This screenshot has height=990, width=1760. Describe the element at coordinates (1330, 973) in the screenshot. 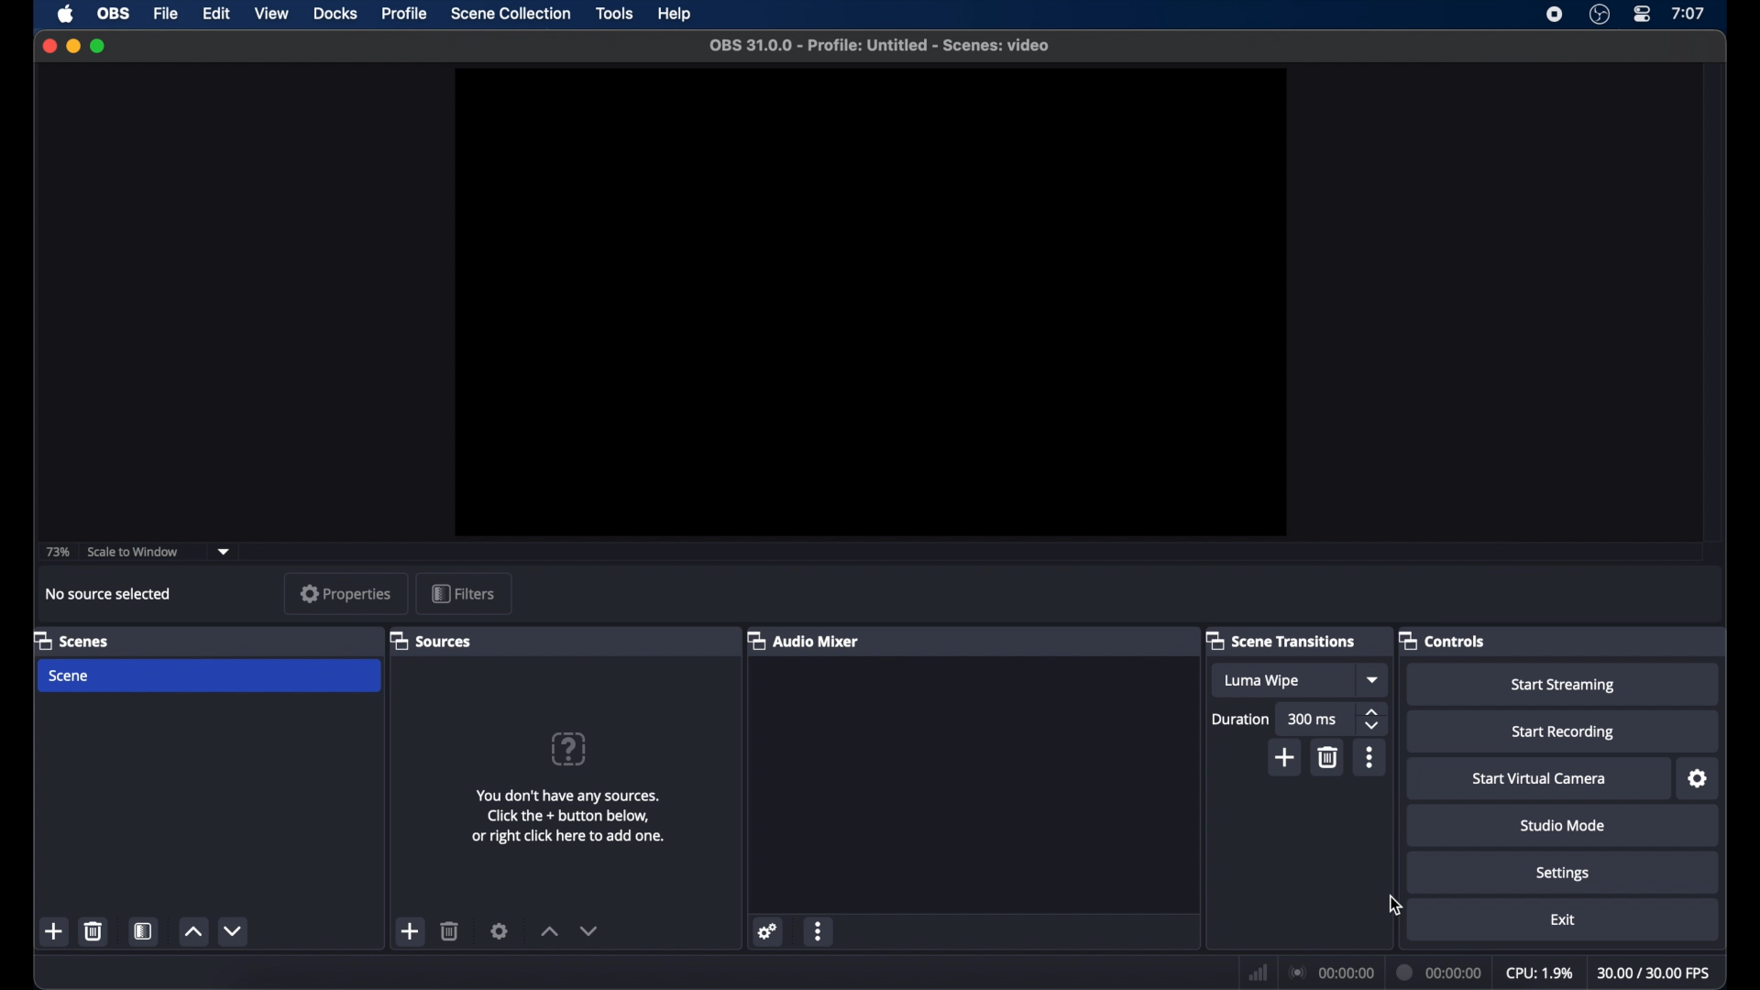

I see `connection` at that location.